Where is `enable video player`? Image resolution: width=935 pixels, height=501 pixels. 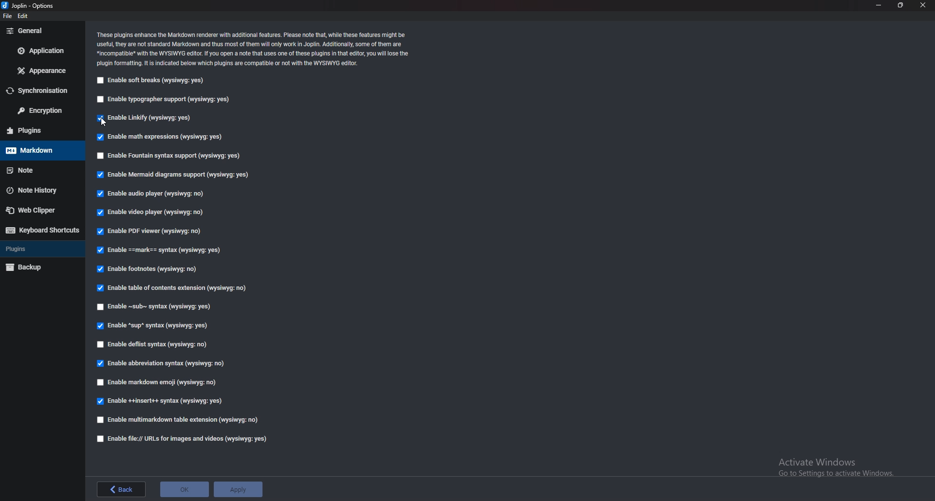
enable video player is located at coordinates (150, 213).